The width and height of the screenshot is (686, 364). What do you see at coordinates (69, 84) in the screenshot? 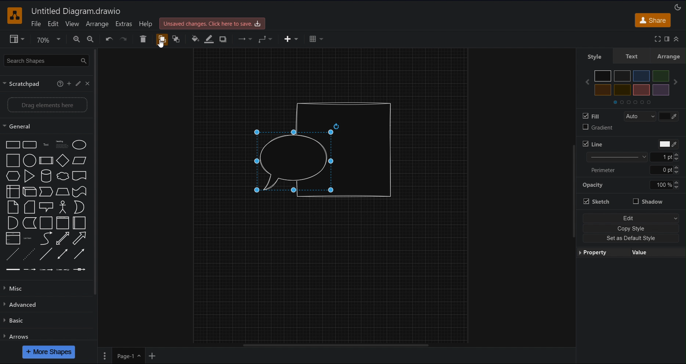
I see `Add` at bounding box center [69, 84].